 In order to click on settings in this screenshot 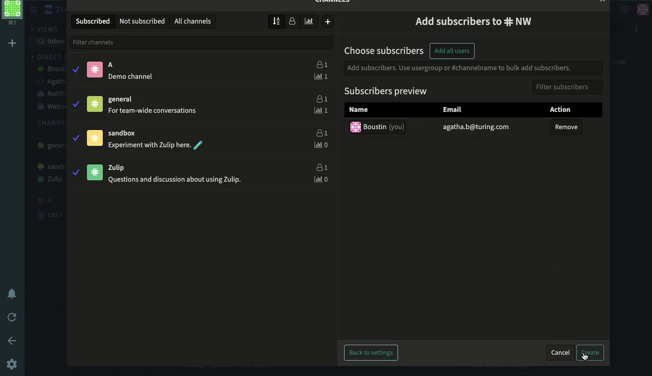, I will do `click(12, 364)`.